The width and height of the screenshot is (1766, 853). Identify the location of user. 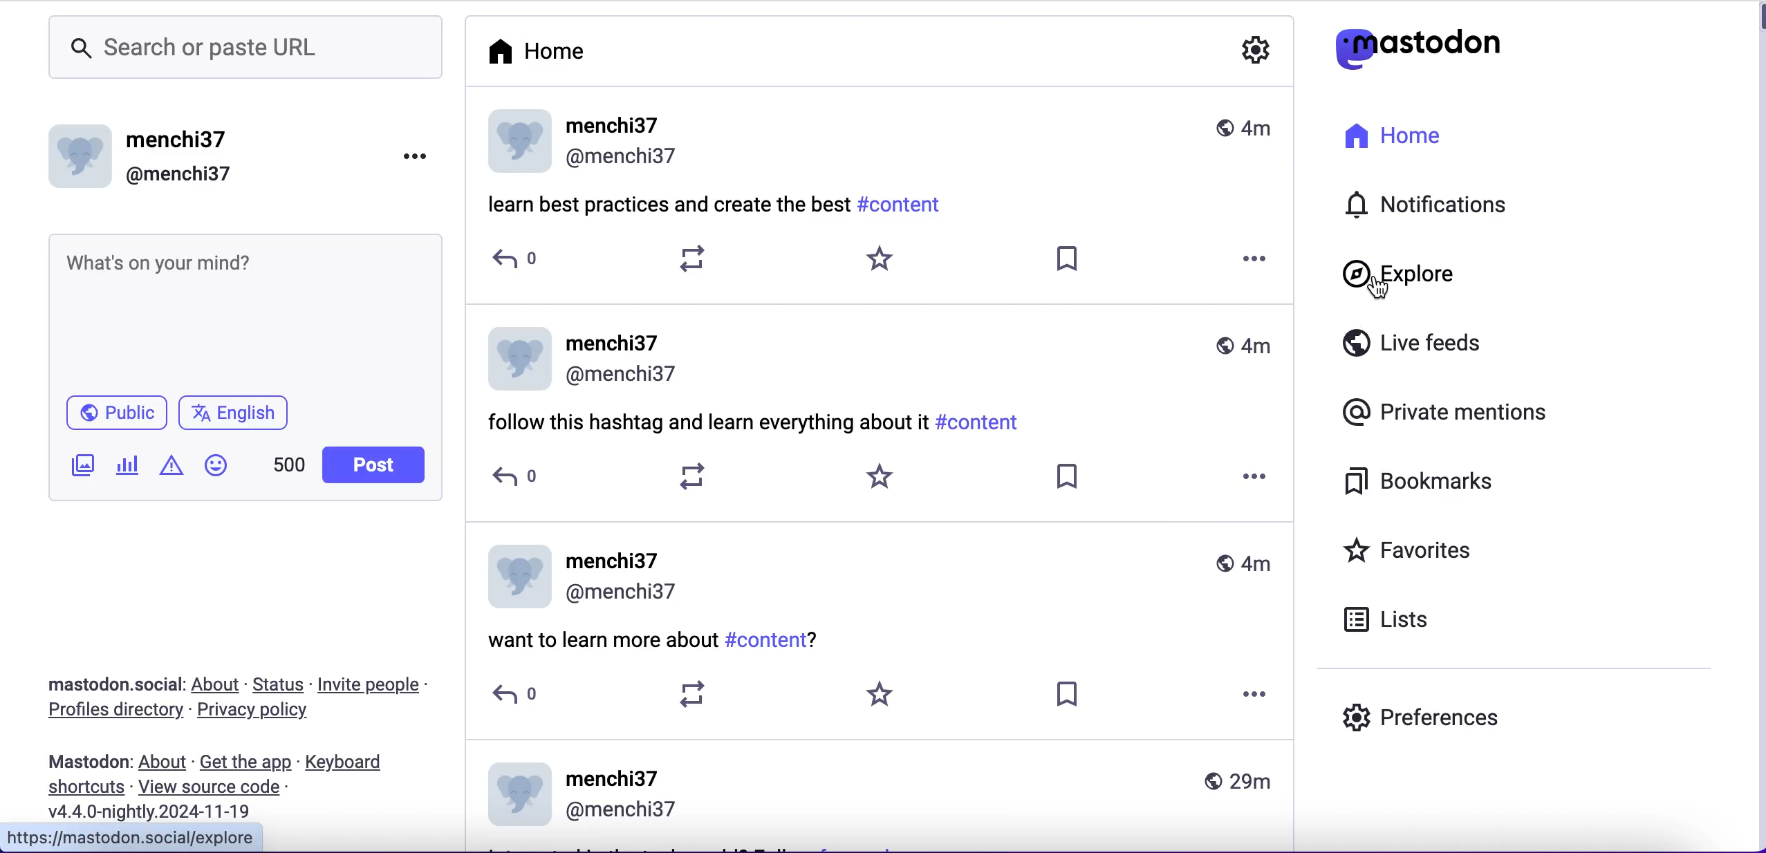
(879, 357).